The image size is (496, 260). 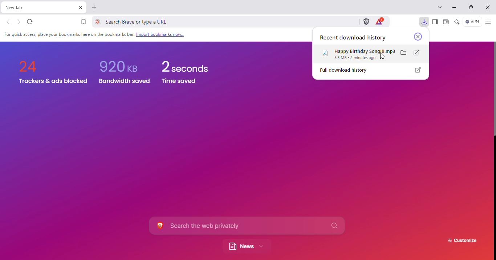 I want to click on close, so click(x=418, y=37).